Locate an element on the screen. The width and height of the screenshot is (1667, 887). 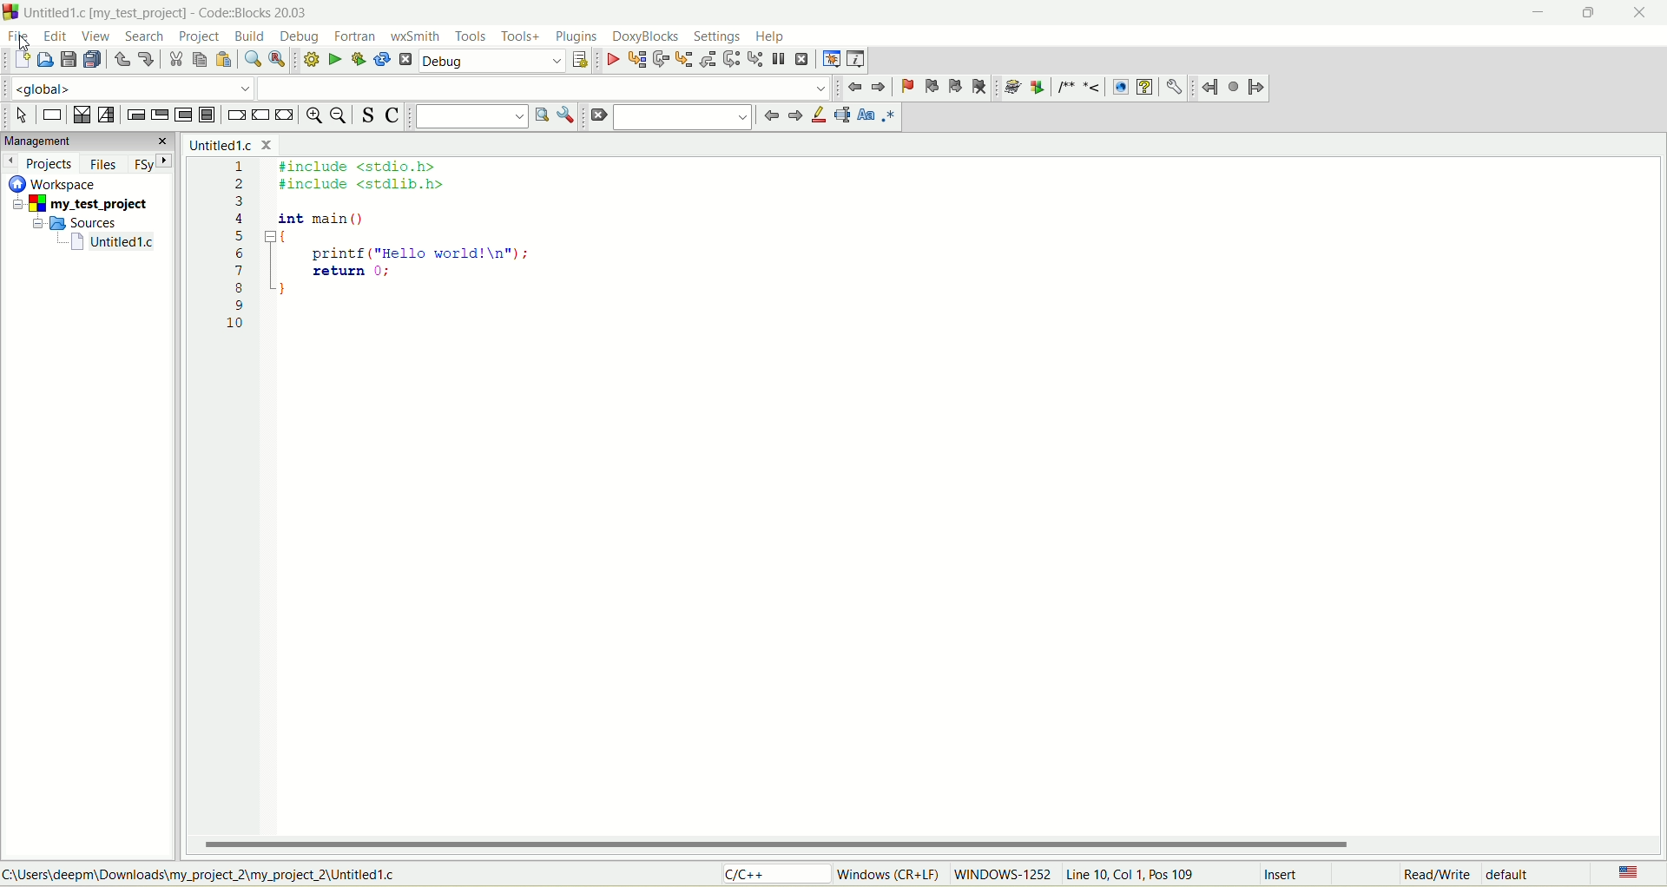
zoom out is located at coordinates (341, 117).